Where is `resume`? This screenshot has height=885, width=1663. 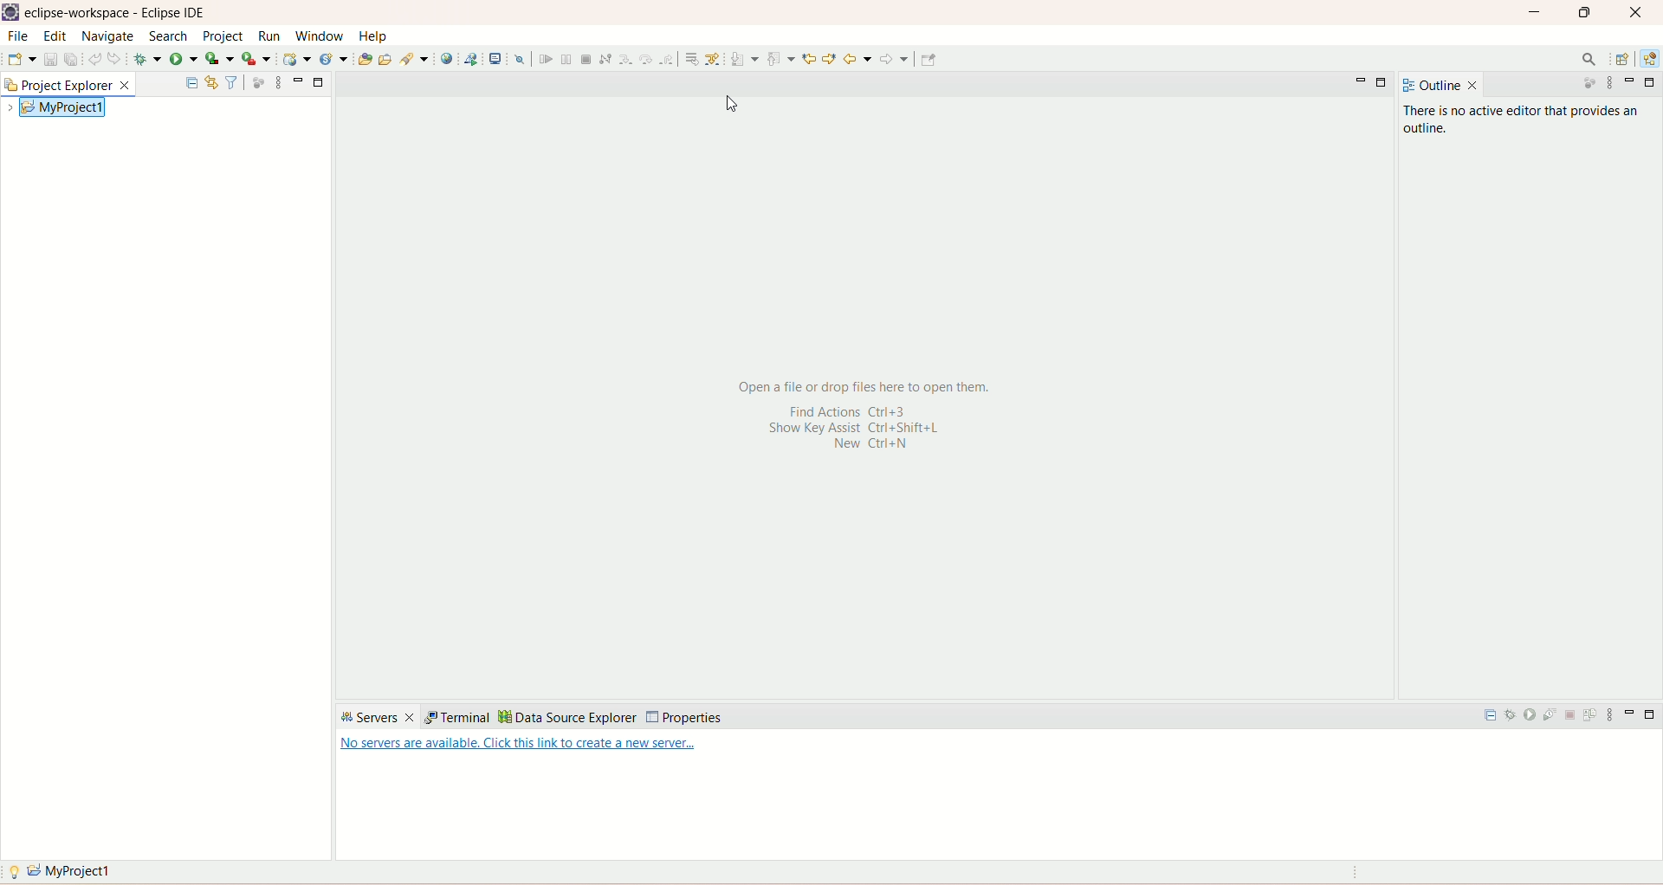 resume is located at coordinates (546, 60).